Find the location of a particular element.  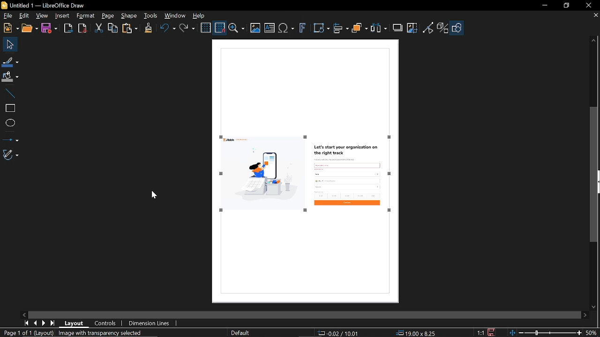

Zoom is located at coordinates (554, 333).